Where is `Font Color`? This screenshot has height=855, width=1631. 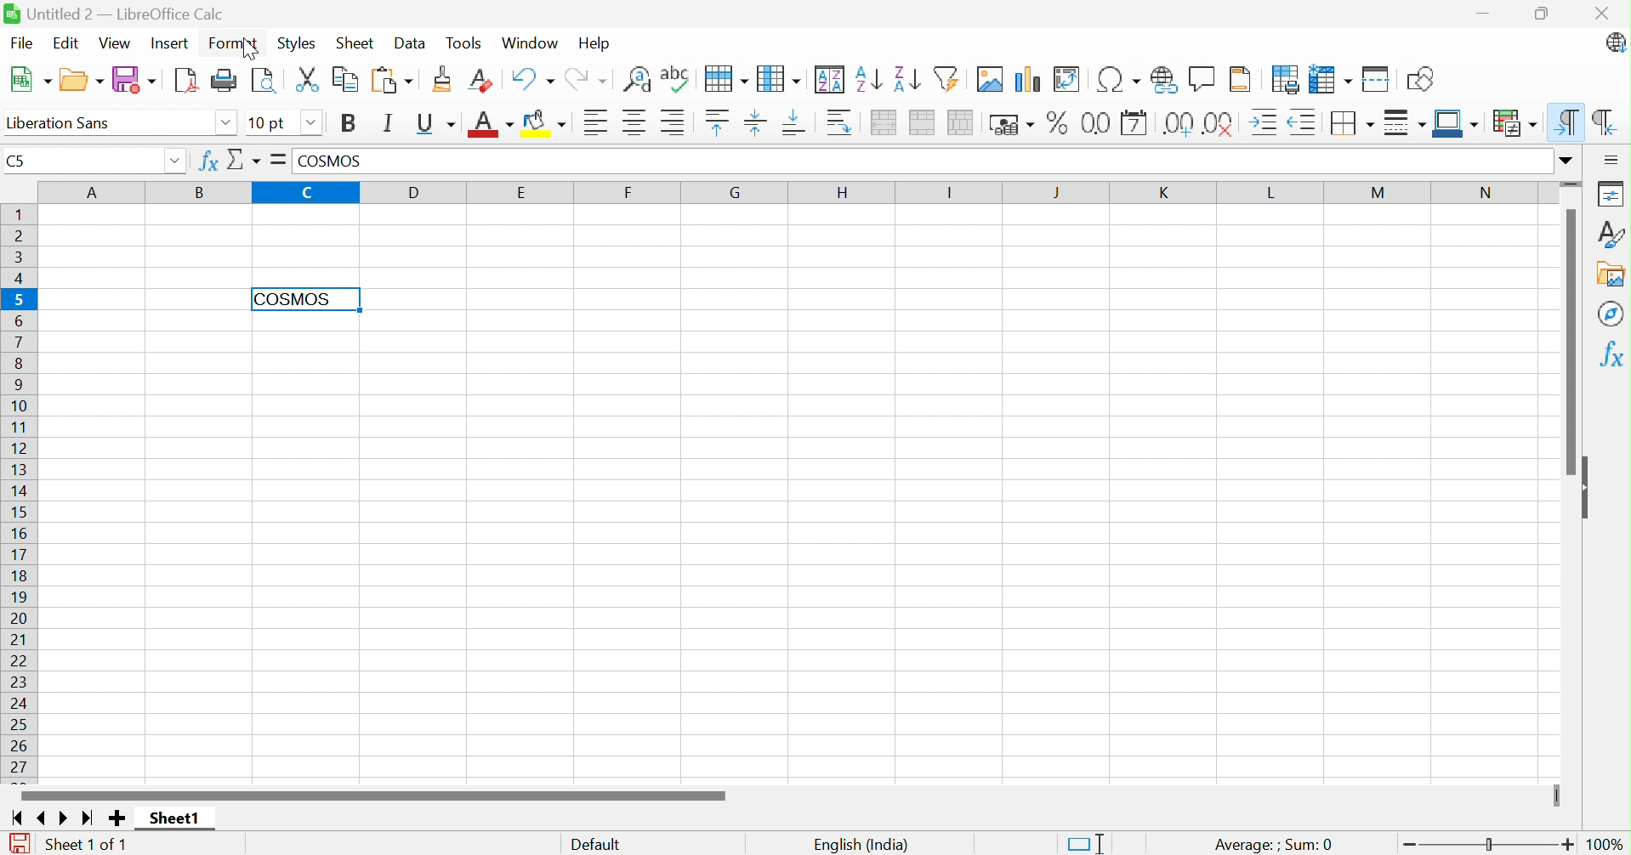
Font Color is located at coordinates (491, 125).